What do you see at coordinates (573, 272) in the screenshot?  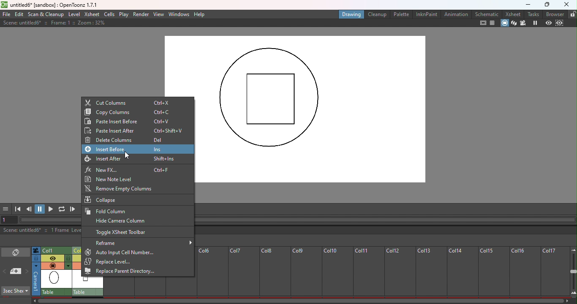 I see `Zoom in/out` at bounding box center [573, 272].